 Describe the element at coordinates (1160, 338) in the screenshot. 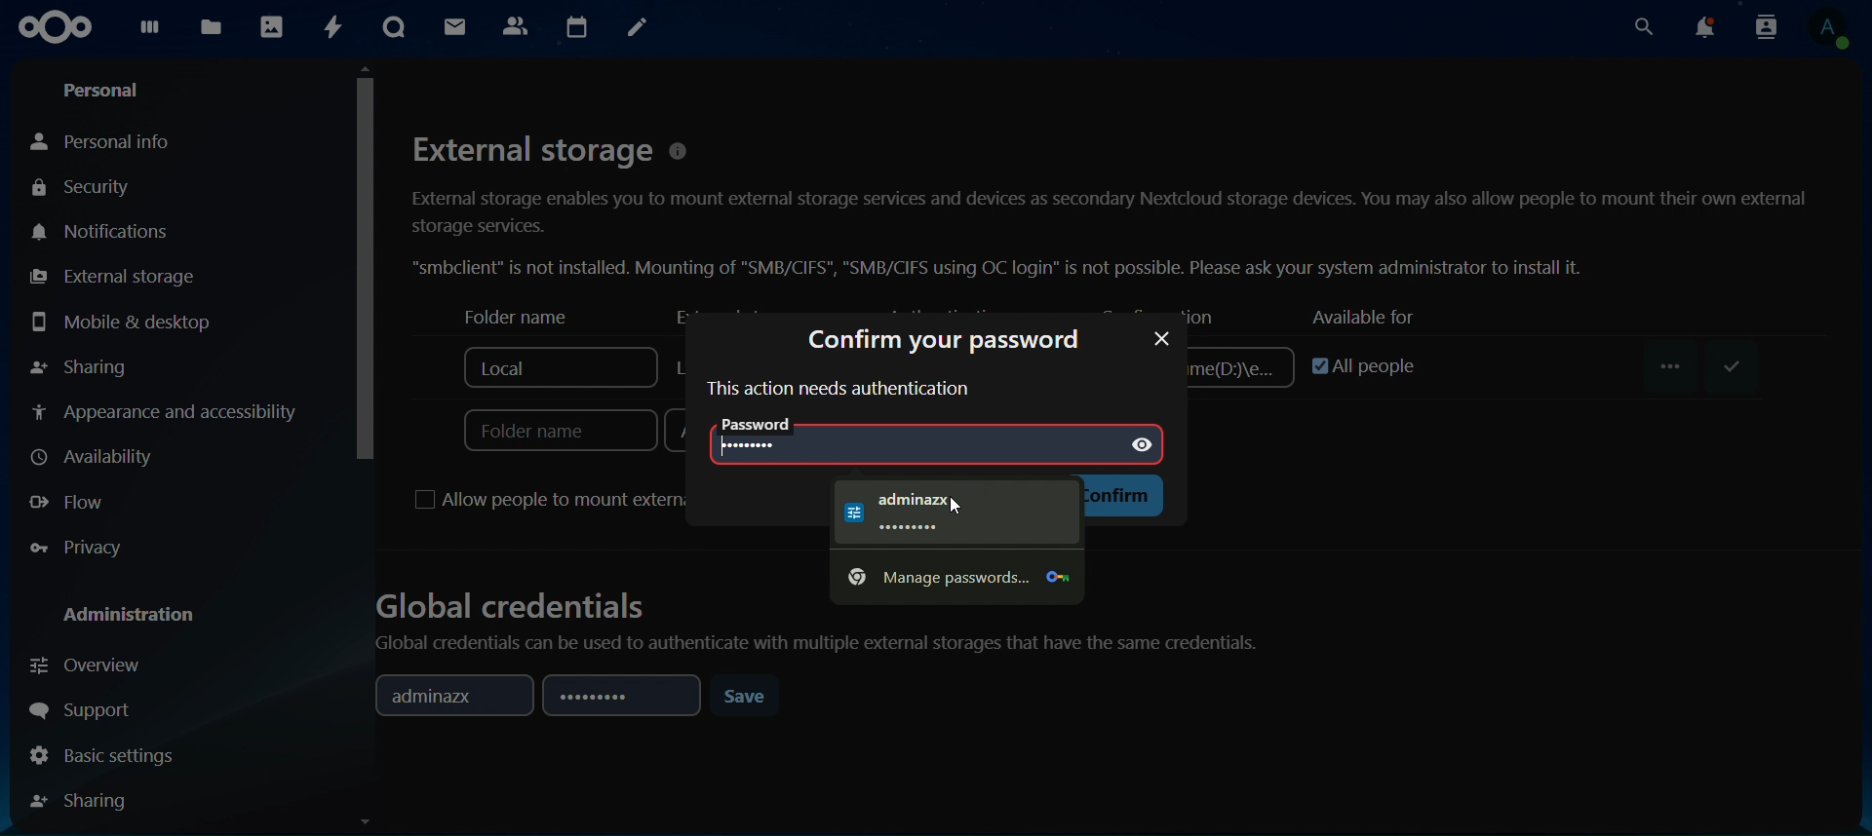

I see `password` at that location.